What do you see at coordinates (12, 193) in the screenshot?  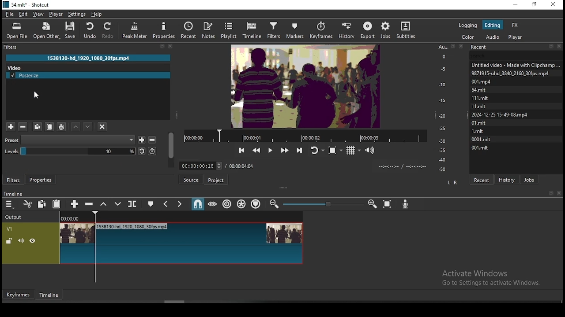 I see `timeline` at bounding box center [12, 193].